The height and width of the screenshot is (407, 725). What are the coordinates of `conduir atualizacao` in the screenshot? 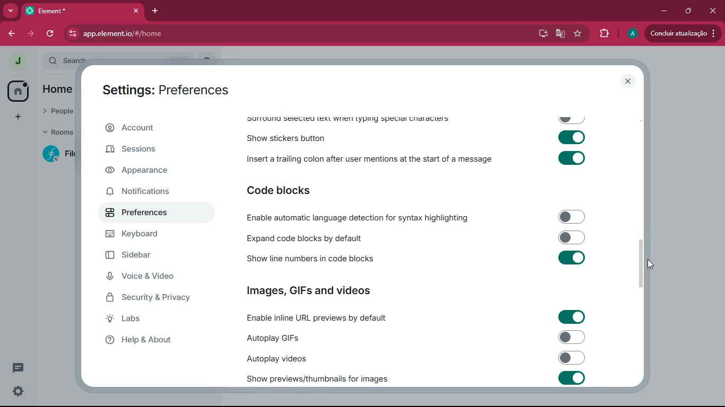 It's located at (683, 33).